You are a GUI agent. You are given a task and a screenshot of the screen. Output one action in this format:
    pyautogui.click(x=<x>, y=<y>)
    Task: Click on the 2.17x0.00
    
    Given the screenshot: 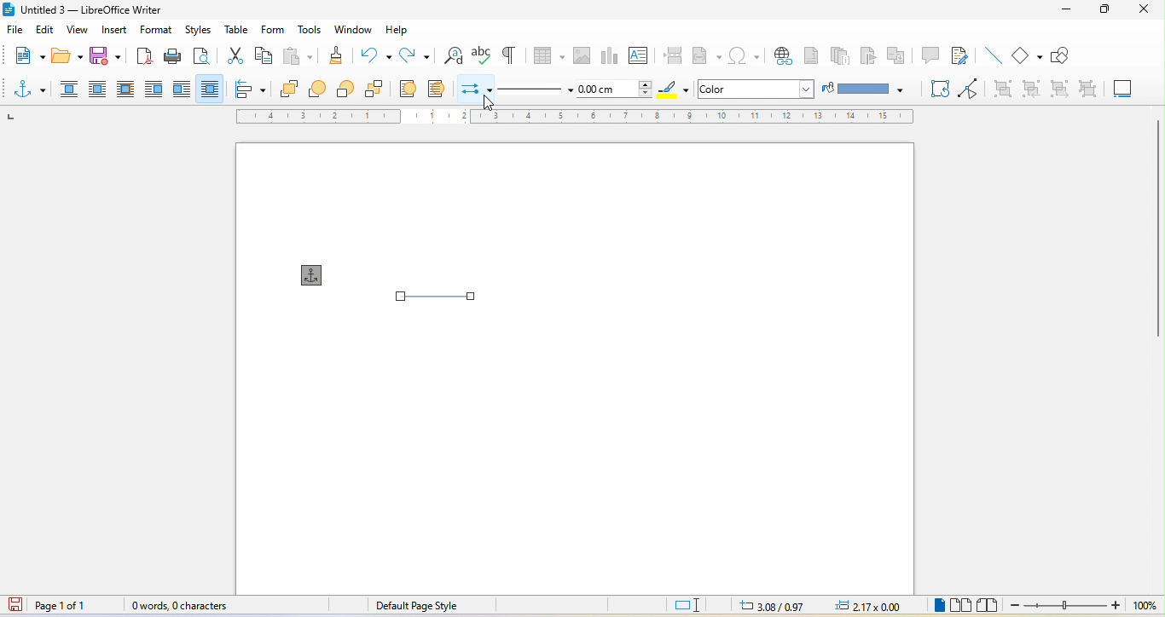 What is the action you would take?
    pyautogui.click(x=865, y=607)
    